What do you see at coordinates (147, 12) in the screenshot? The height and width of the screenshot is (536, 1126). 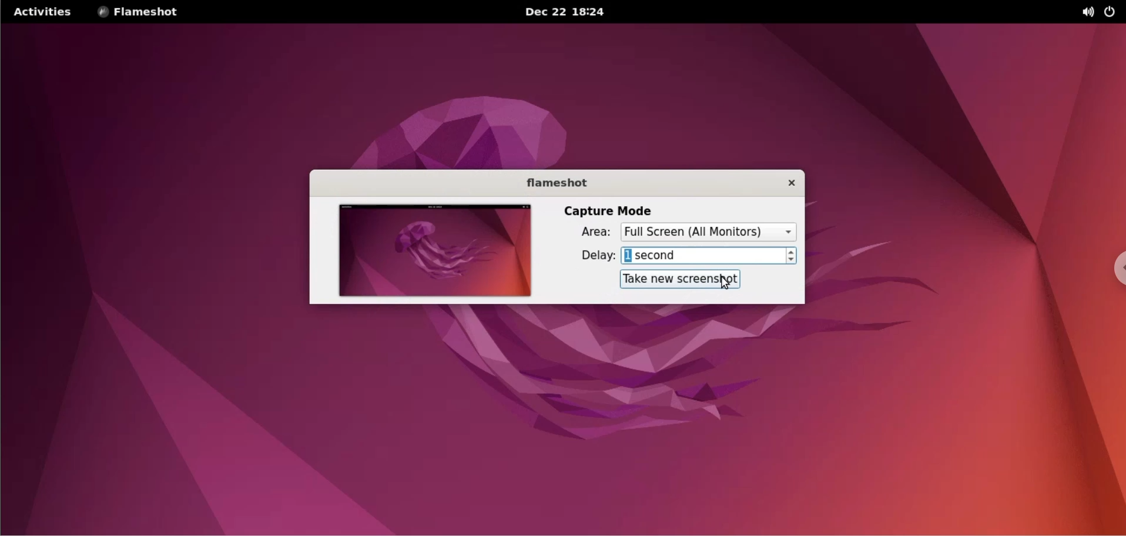 I see `flameshot menu` at bounding box center [147, 12].